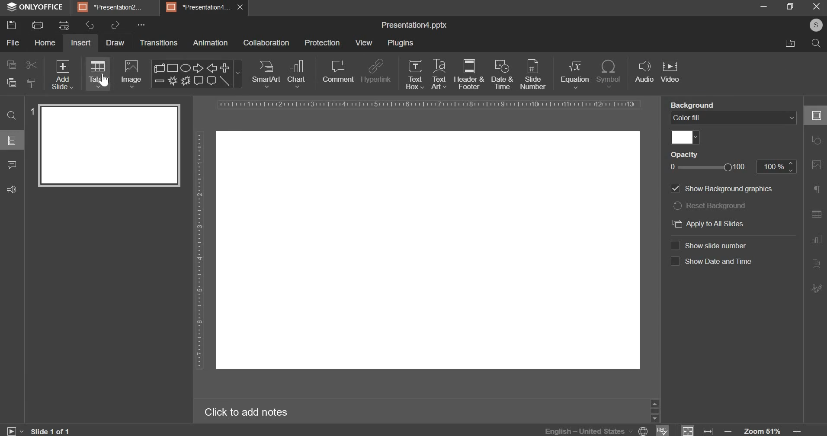  What do you see at coordinates (400, 43) in the screenshot?
I see `plugins` at bounding box center [400, 43].